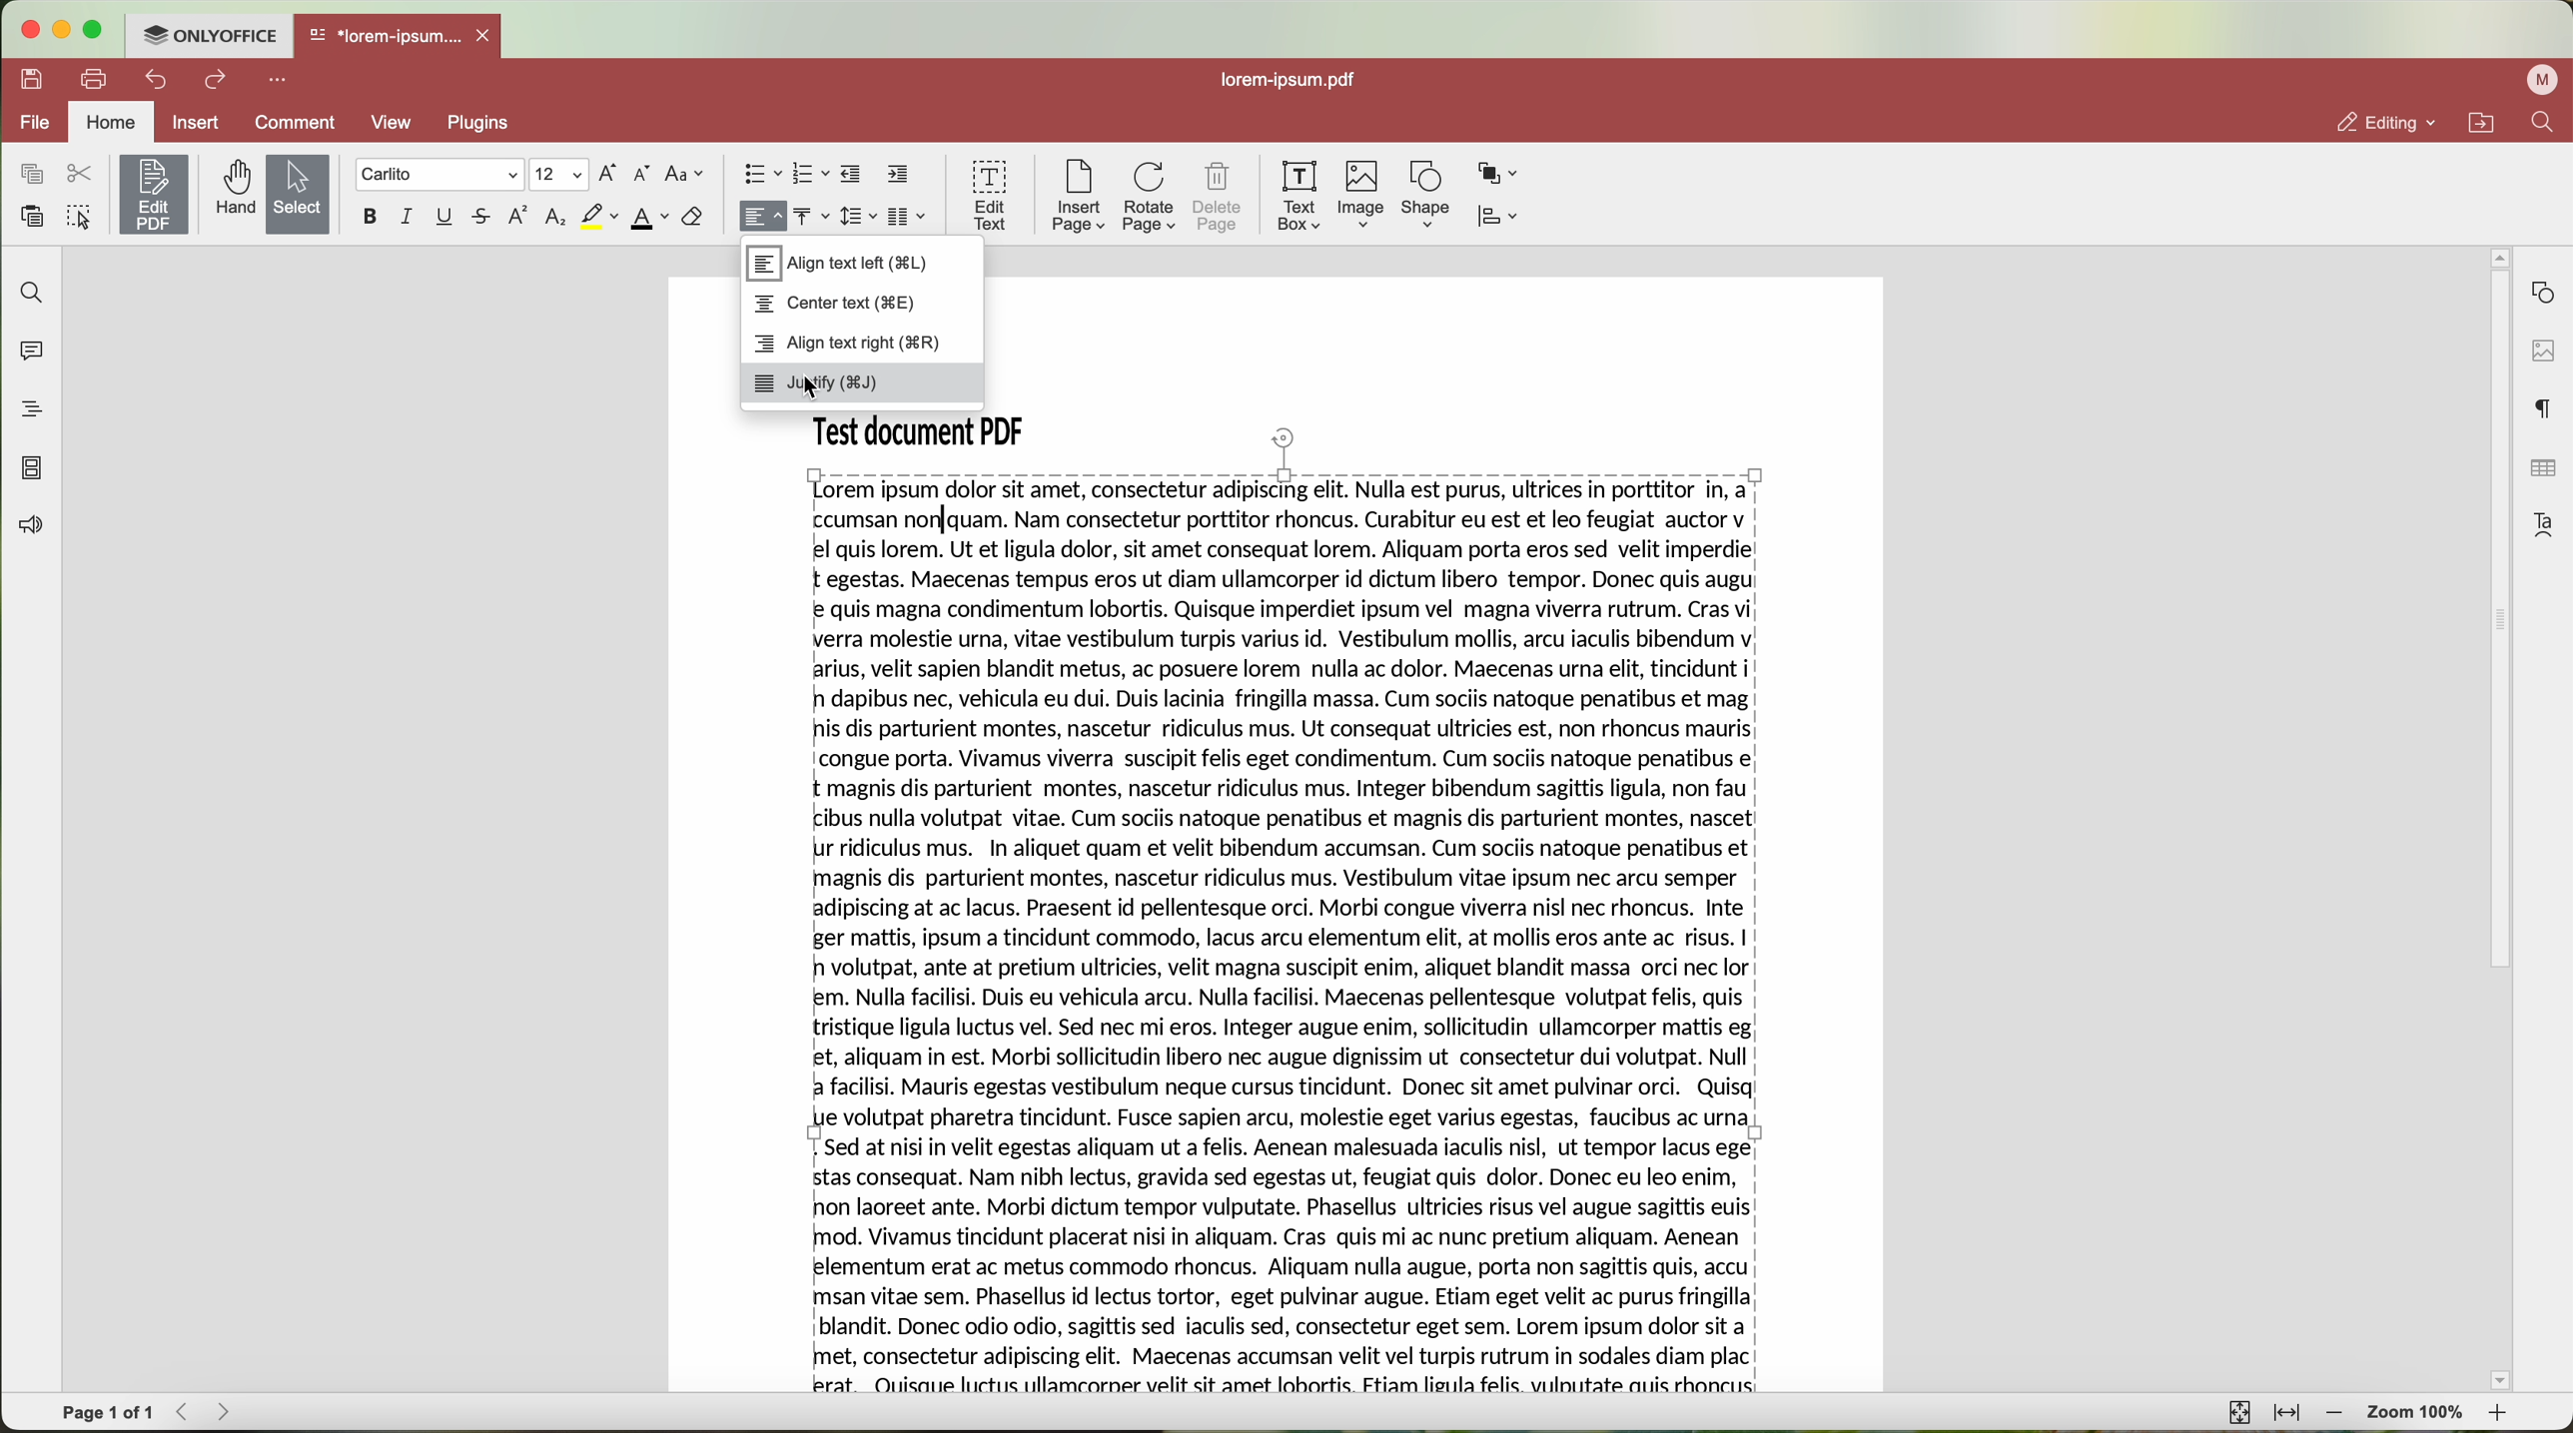 The height and width of the screenshot is (1433, 2573). Describe the element at coordinates (650, 219) in the screenshot. I see `font color` at that location.